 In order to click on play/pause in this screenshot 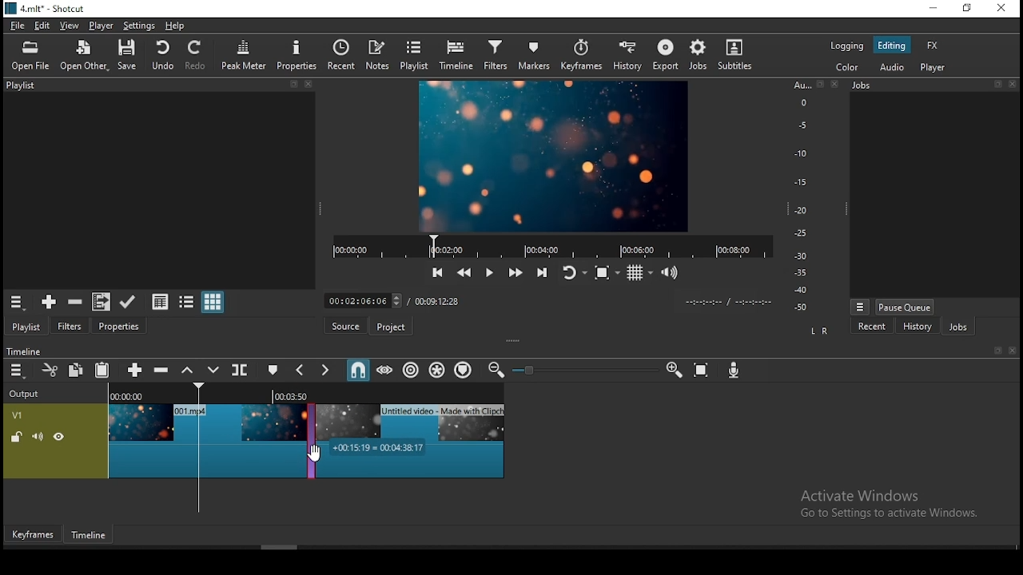, I will do `click(490, 270)`.